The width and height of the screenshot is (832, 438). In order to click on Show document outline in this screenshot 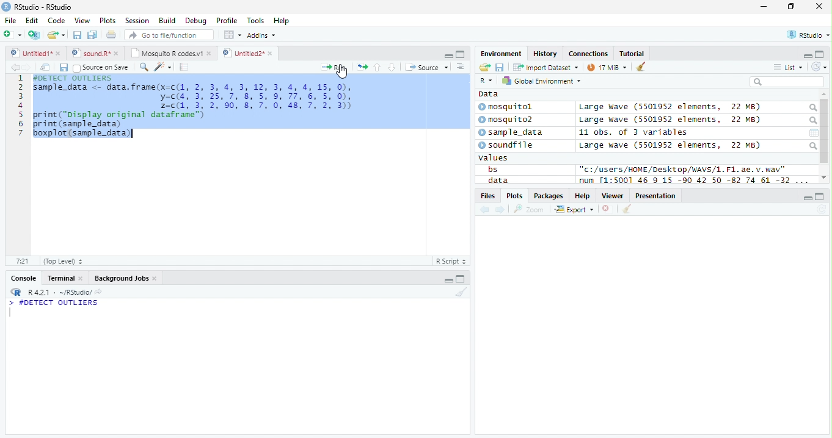, I will do `click(460, 66)`.